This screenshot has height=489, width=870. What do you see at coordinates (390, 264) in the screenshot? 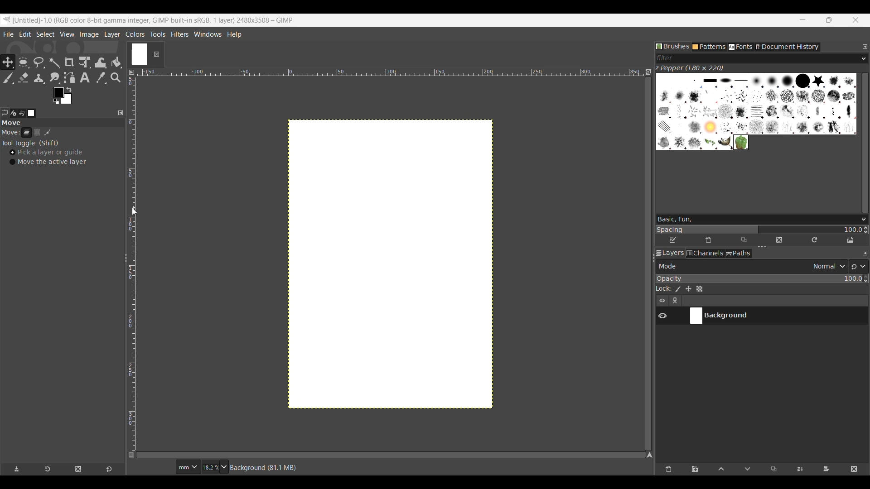
I see `Canvas space` at bounding box center [390, 264].